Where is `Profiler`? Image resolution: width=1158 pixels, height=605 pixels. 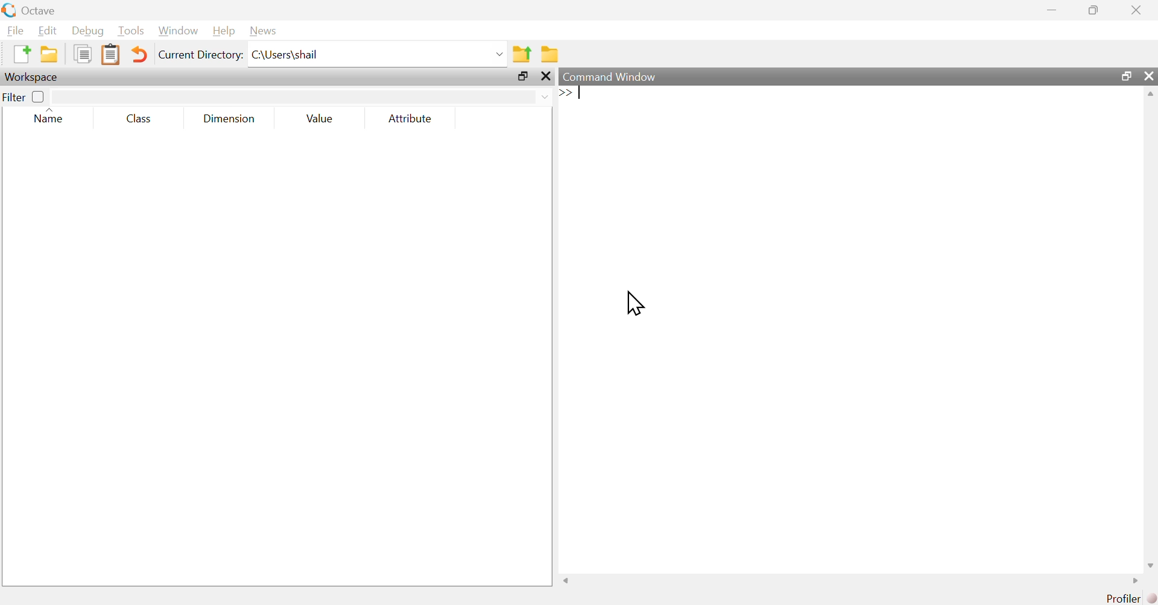 Profiler is located at coordinates (1121, 598).